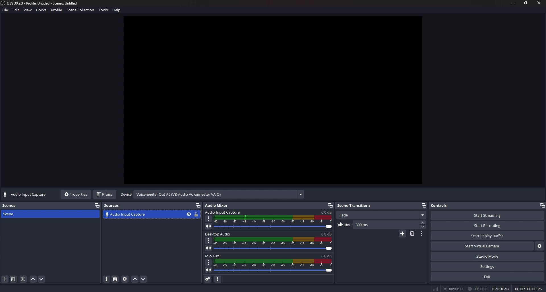 The height and width of the screenshot is (292, 546). Describe the element at coordinates (382, 216) in the screenshot. I see `fade` at that location.